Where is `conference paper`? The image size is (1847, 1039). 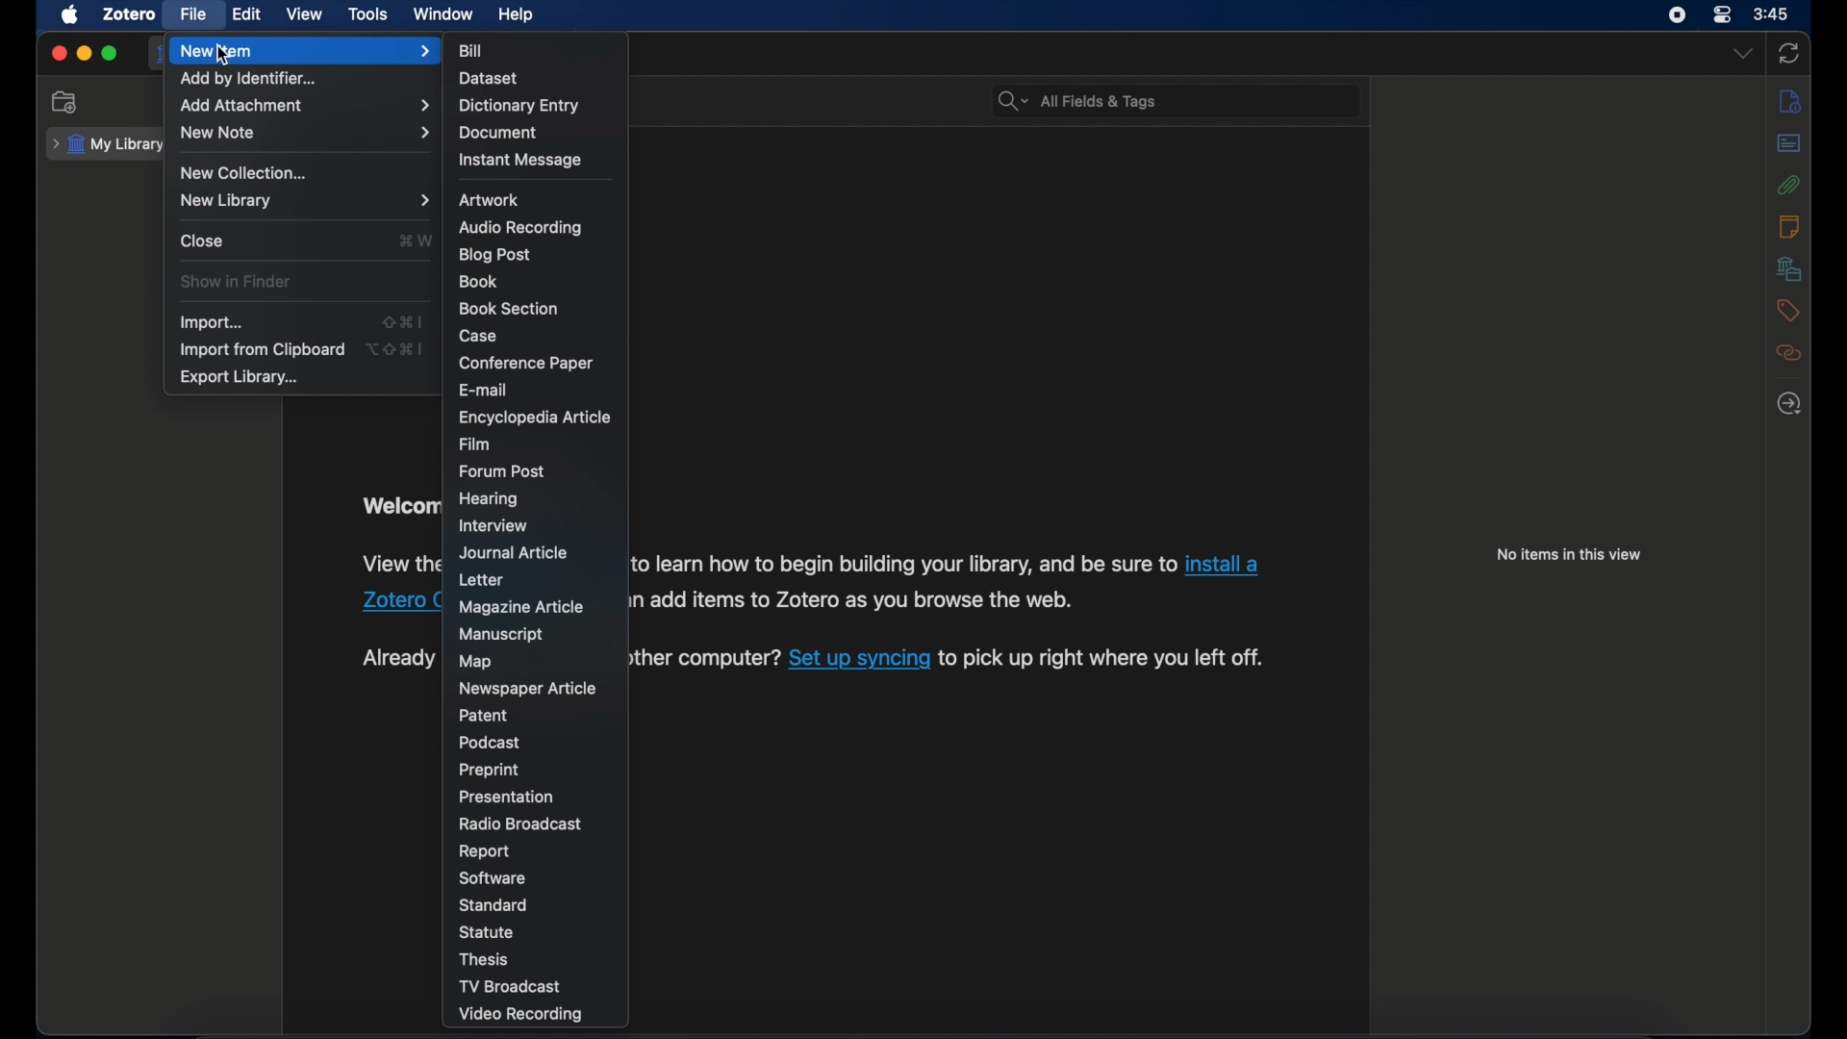 conference paper is located at coordinates (529, 363).